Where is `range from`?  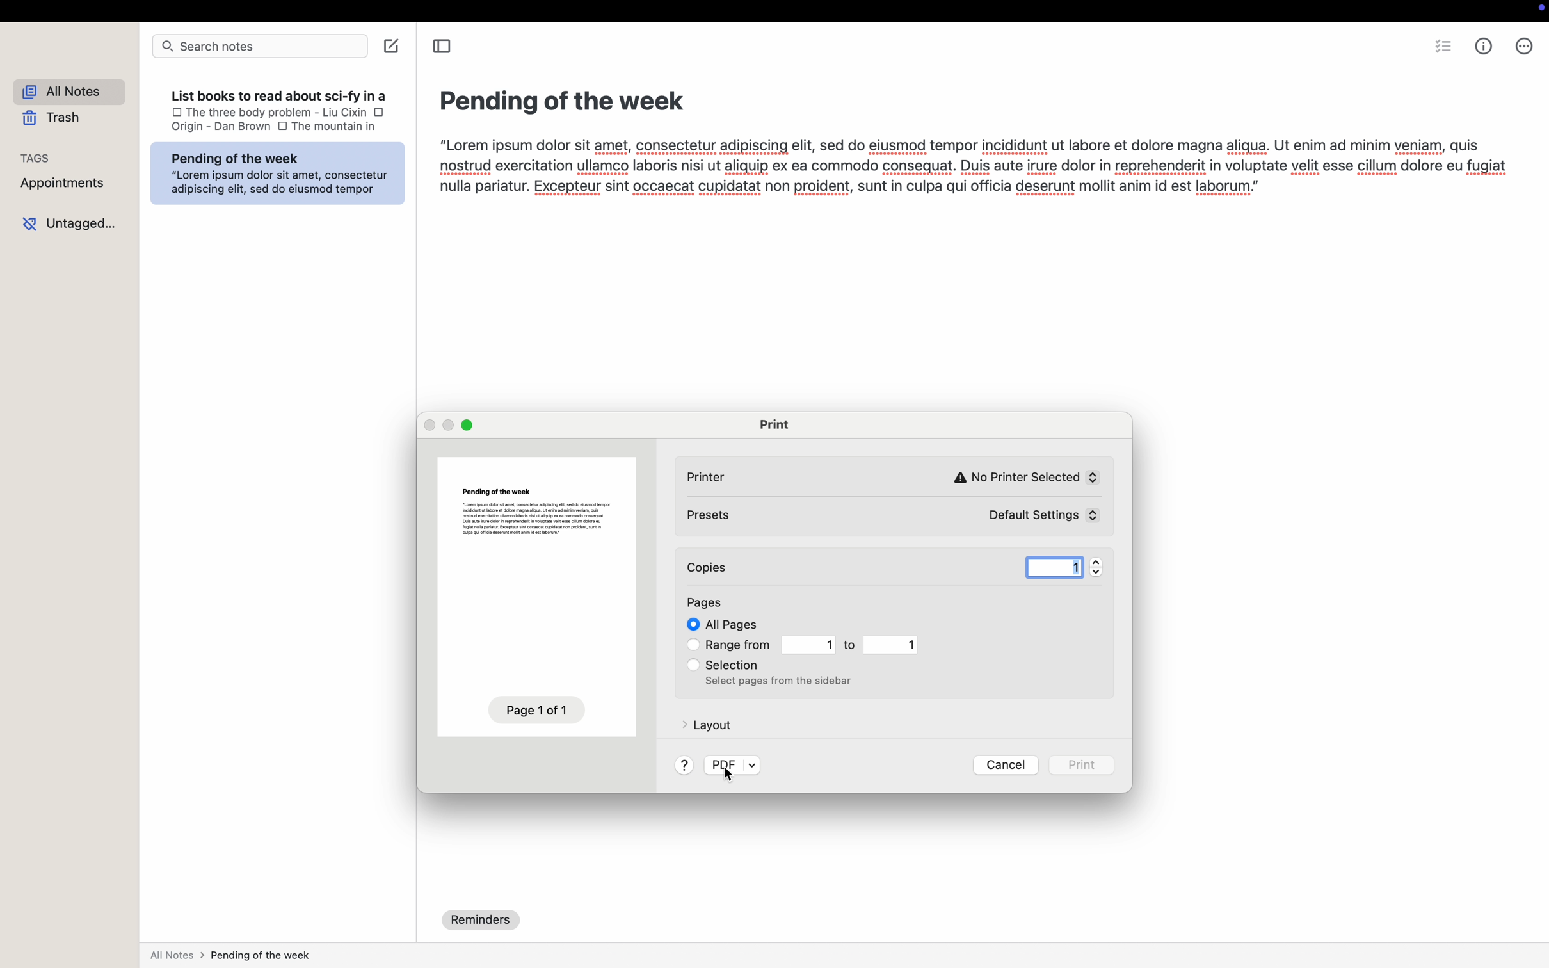 range from is located at coordinates (740, 645).